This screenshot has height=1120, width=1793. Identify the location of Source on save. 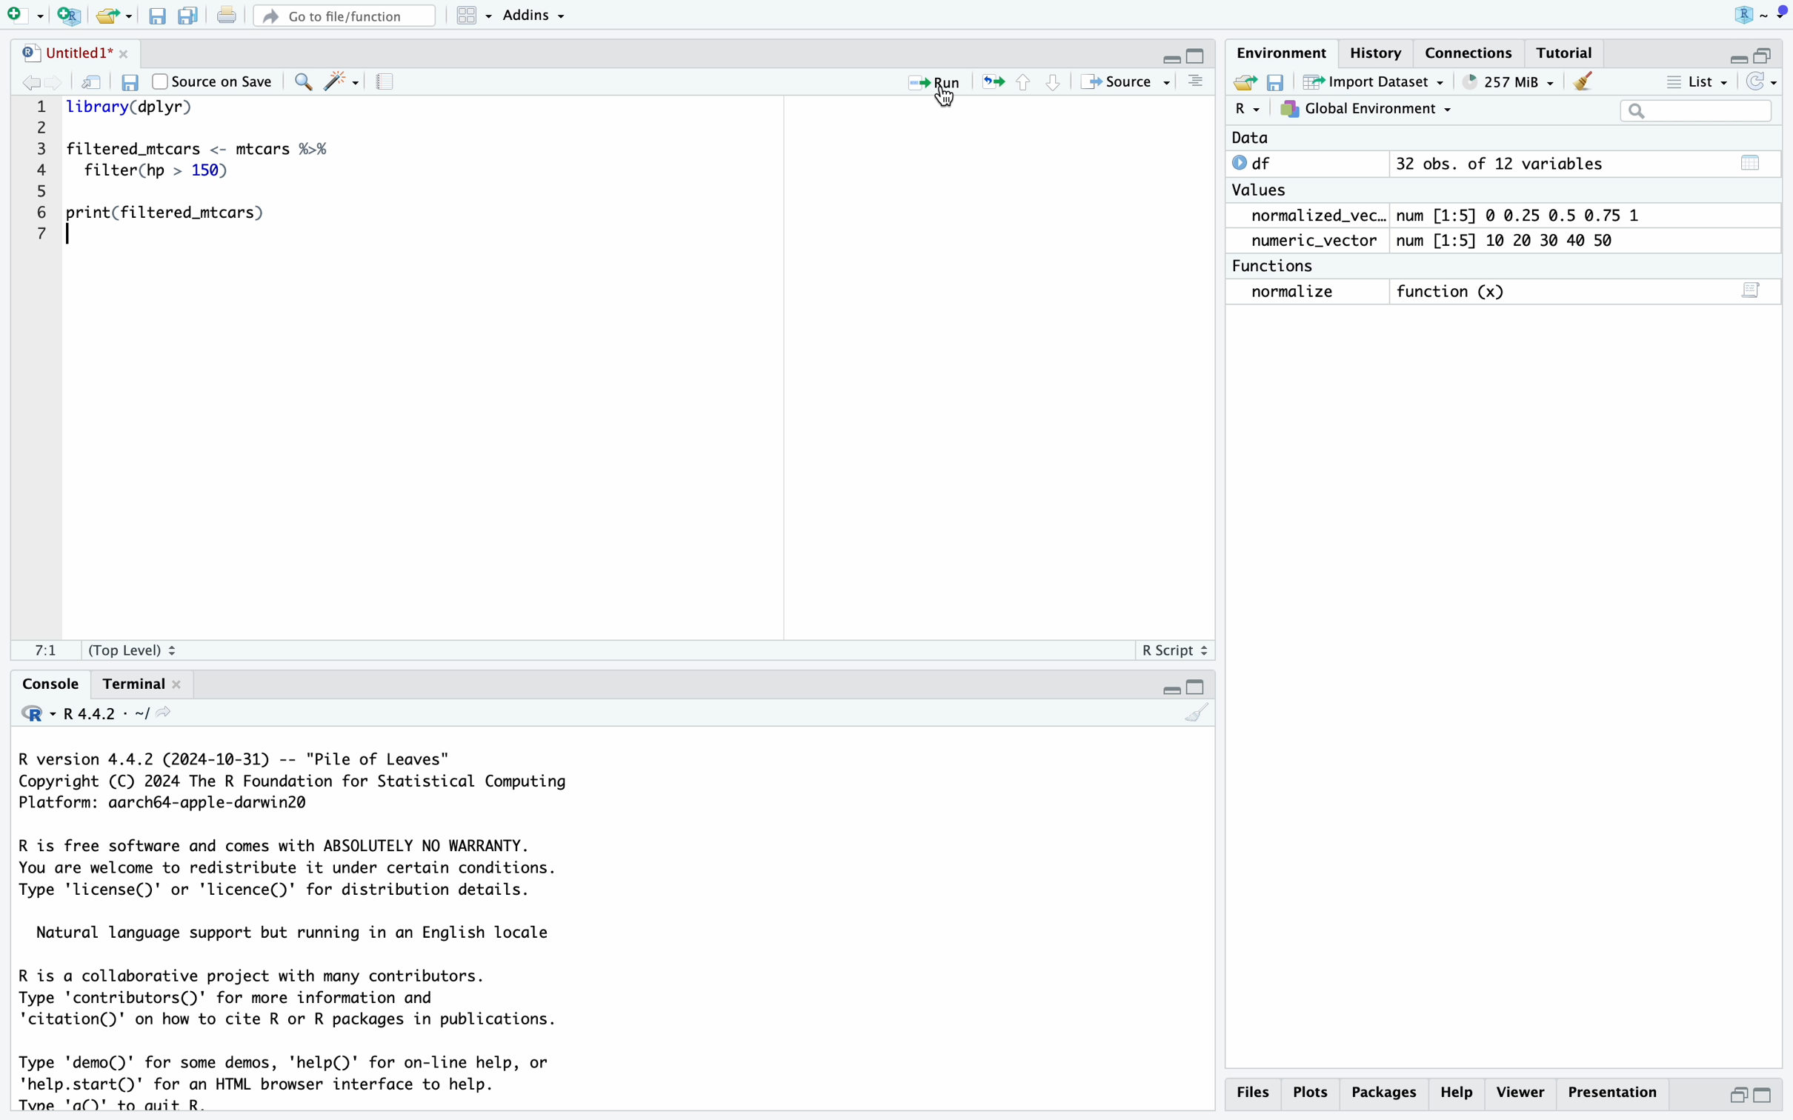
(213, 81).